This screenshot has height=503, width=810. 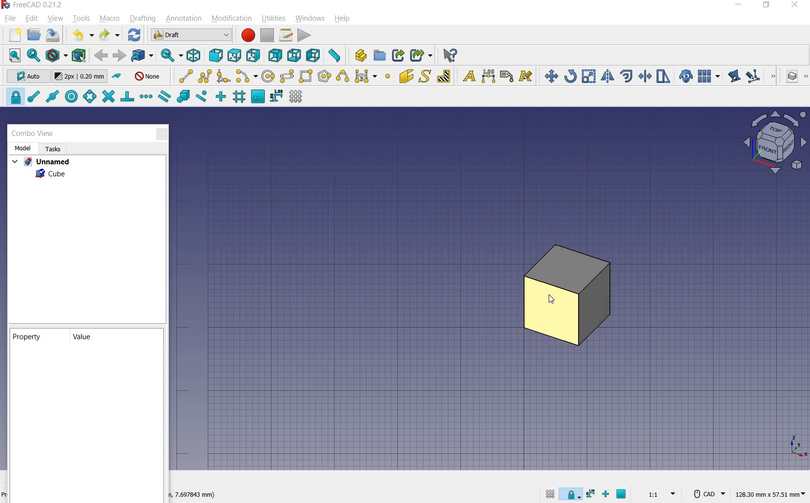 What do you see at coordinates (277, 97) in the screenshot?
I see `snap dimensions` at bounding box center [277, 97].